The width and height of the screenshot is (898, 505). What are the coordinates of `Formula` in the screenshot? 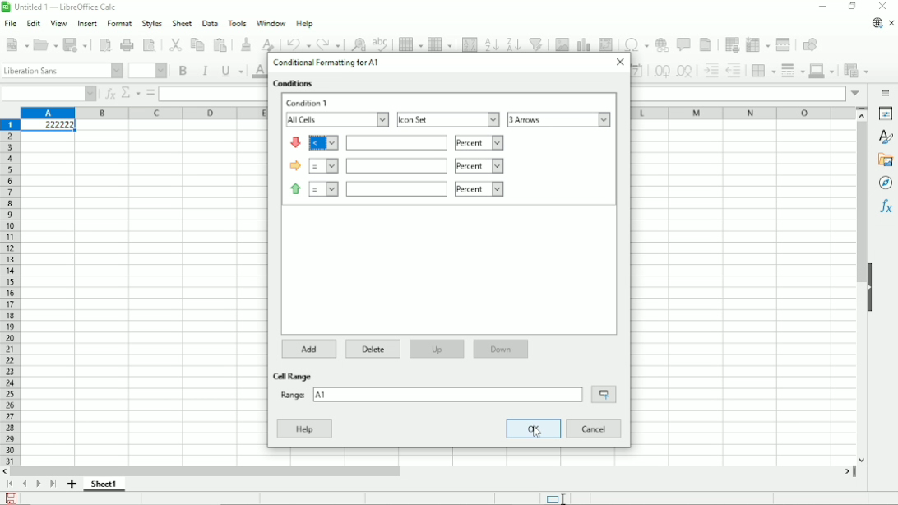 It's located at (150, 93).